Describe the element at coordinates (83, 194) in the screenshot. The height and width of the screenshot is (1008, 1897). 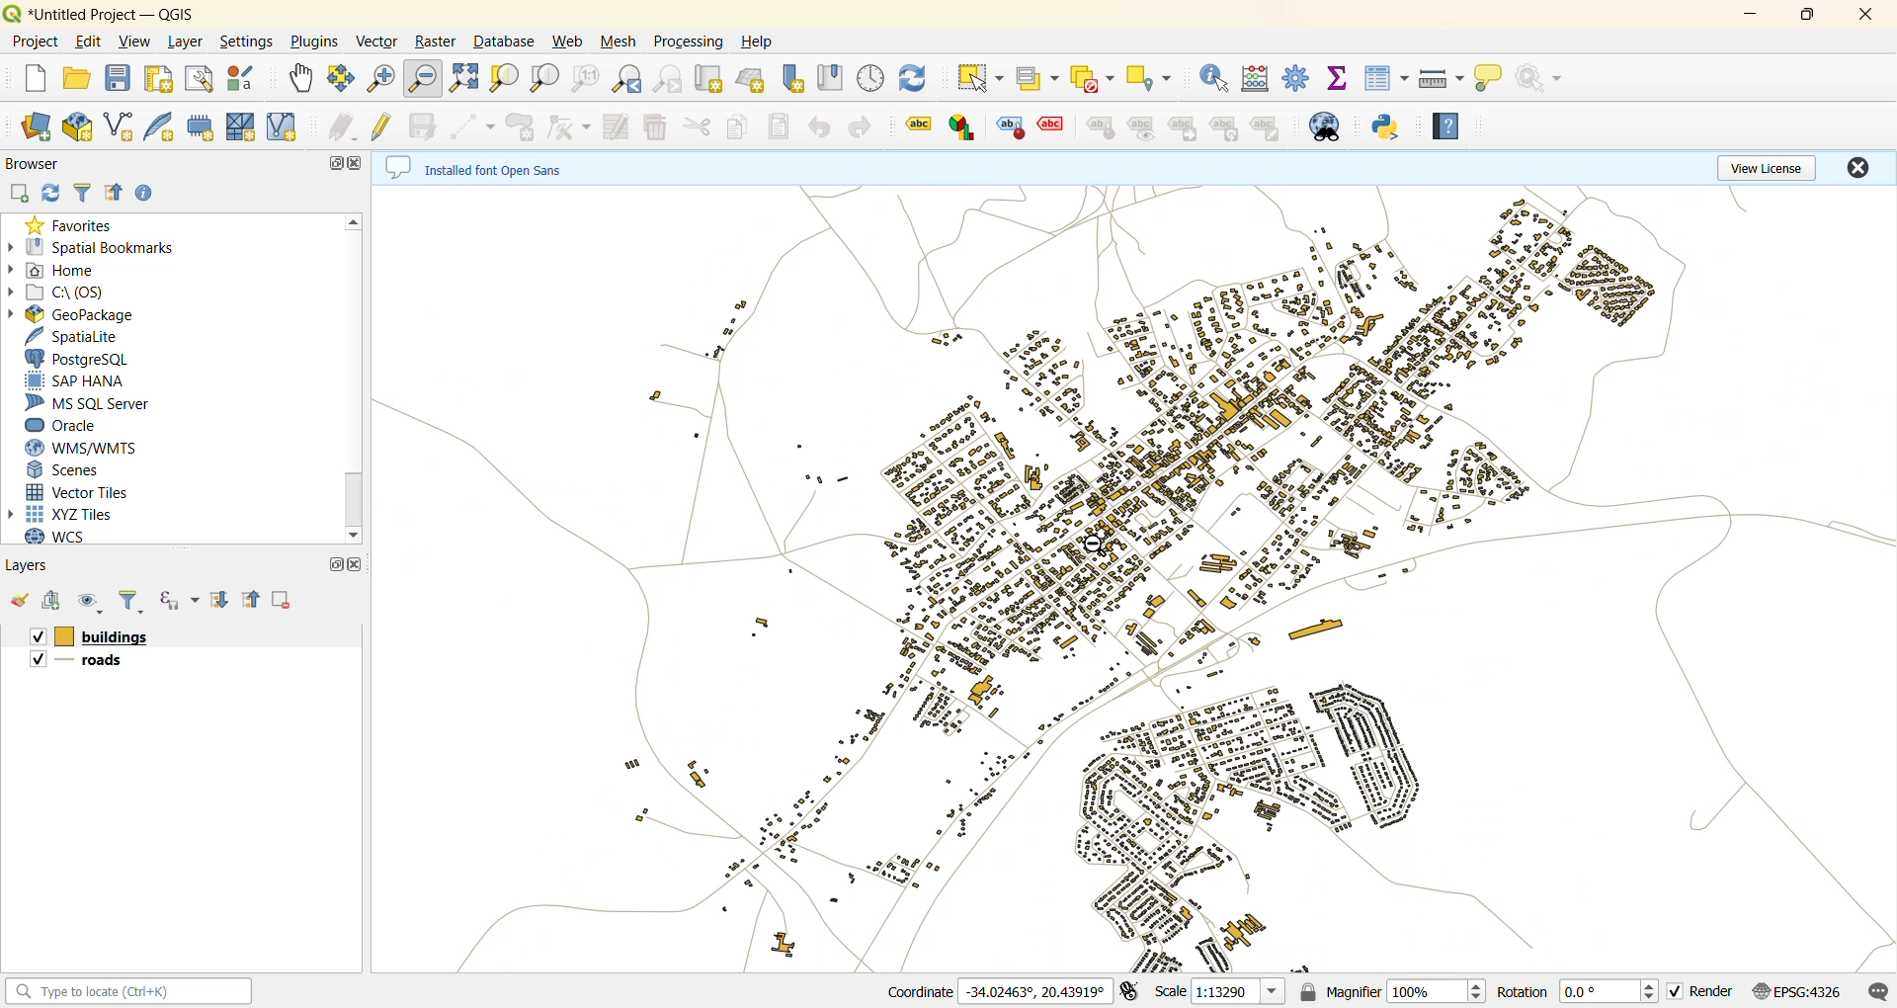
I see `filter` at that location.